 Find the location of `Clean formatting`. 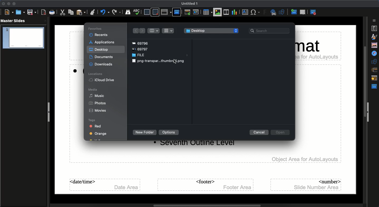

Clean formatting is located at coordinates (93, 12).